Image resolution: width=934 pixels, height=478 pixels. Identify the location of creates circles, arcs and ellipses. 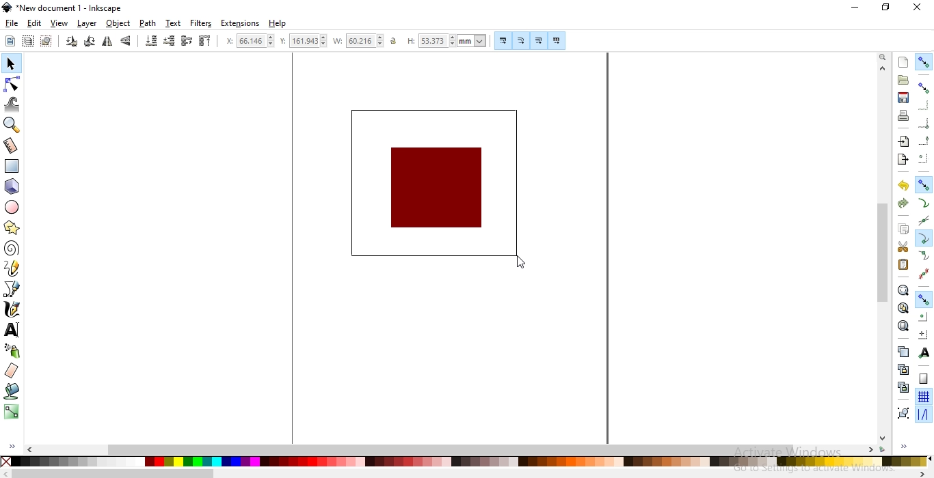
(14, 208).